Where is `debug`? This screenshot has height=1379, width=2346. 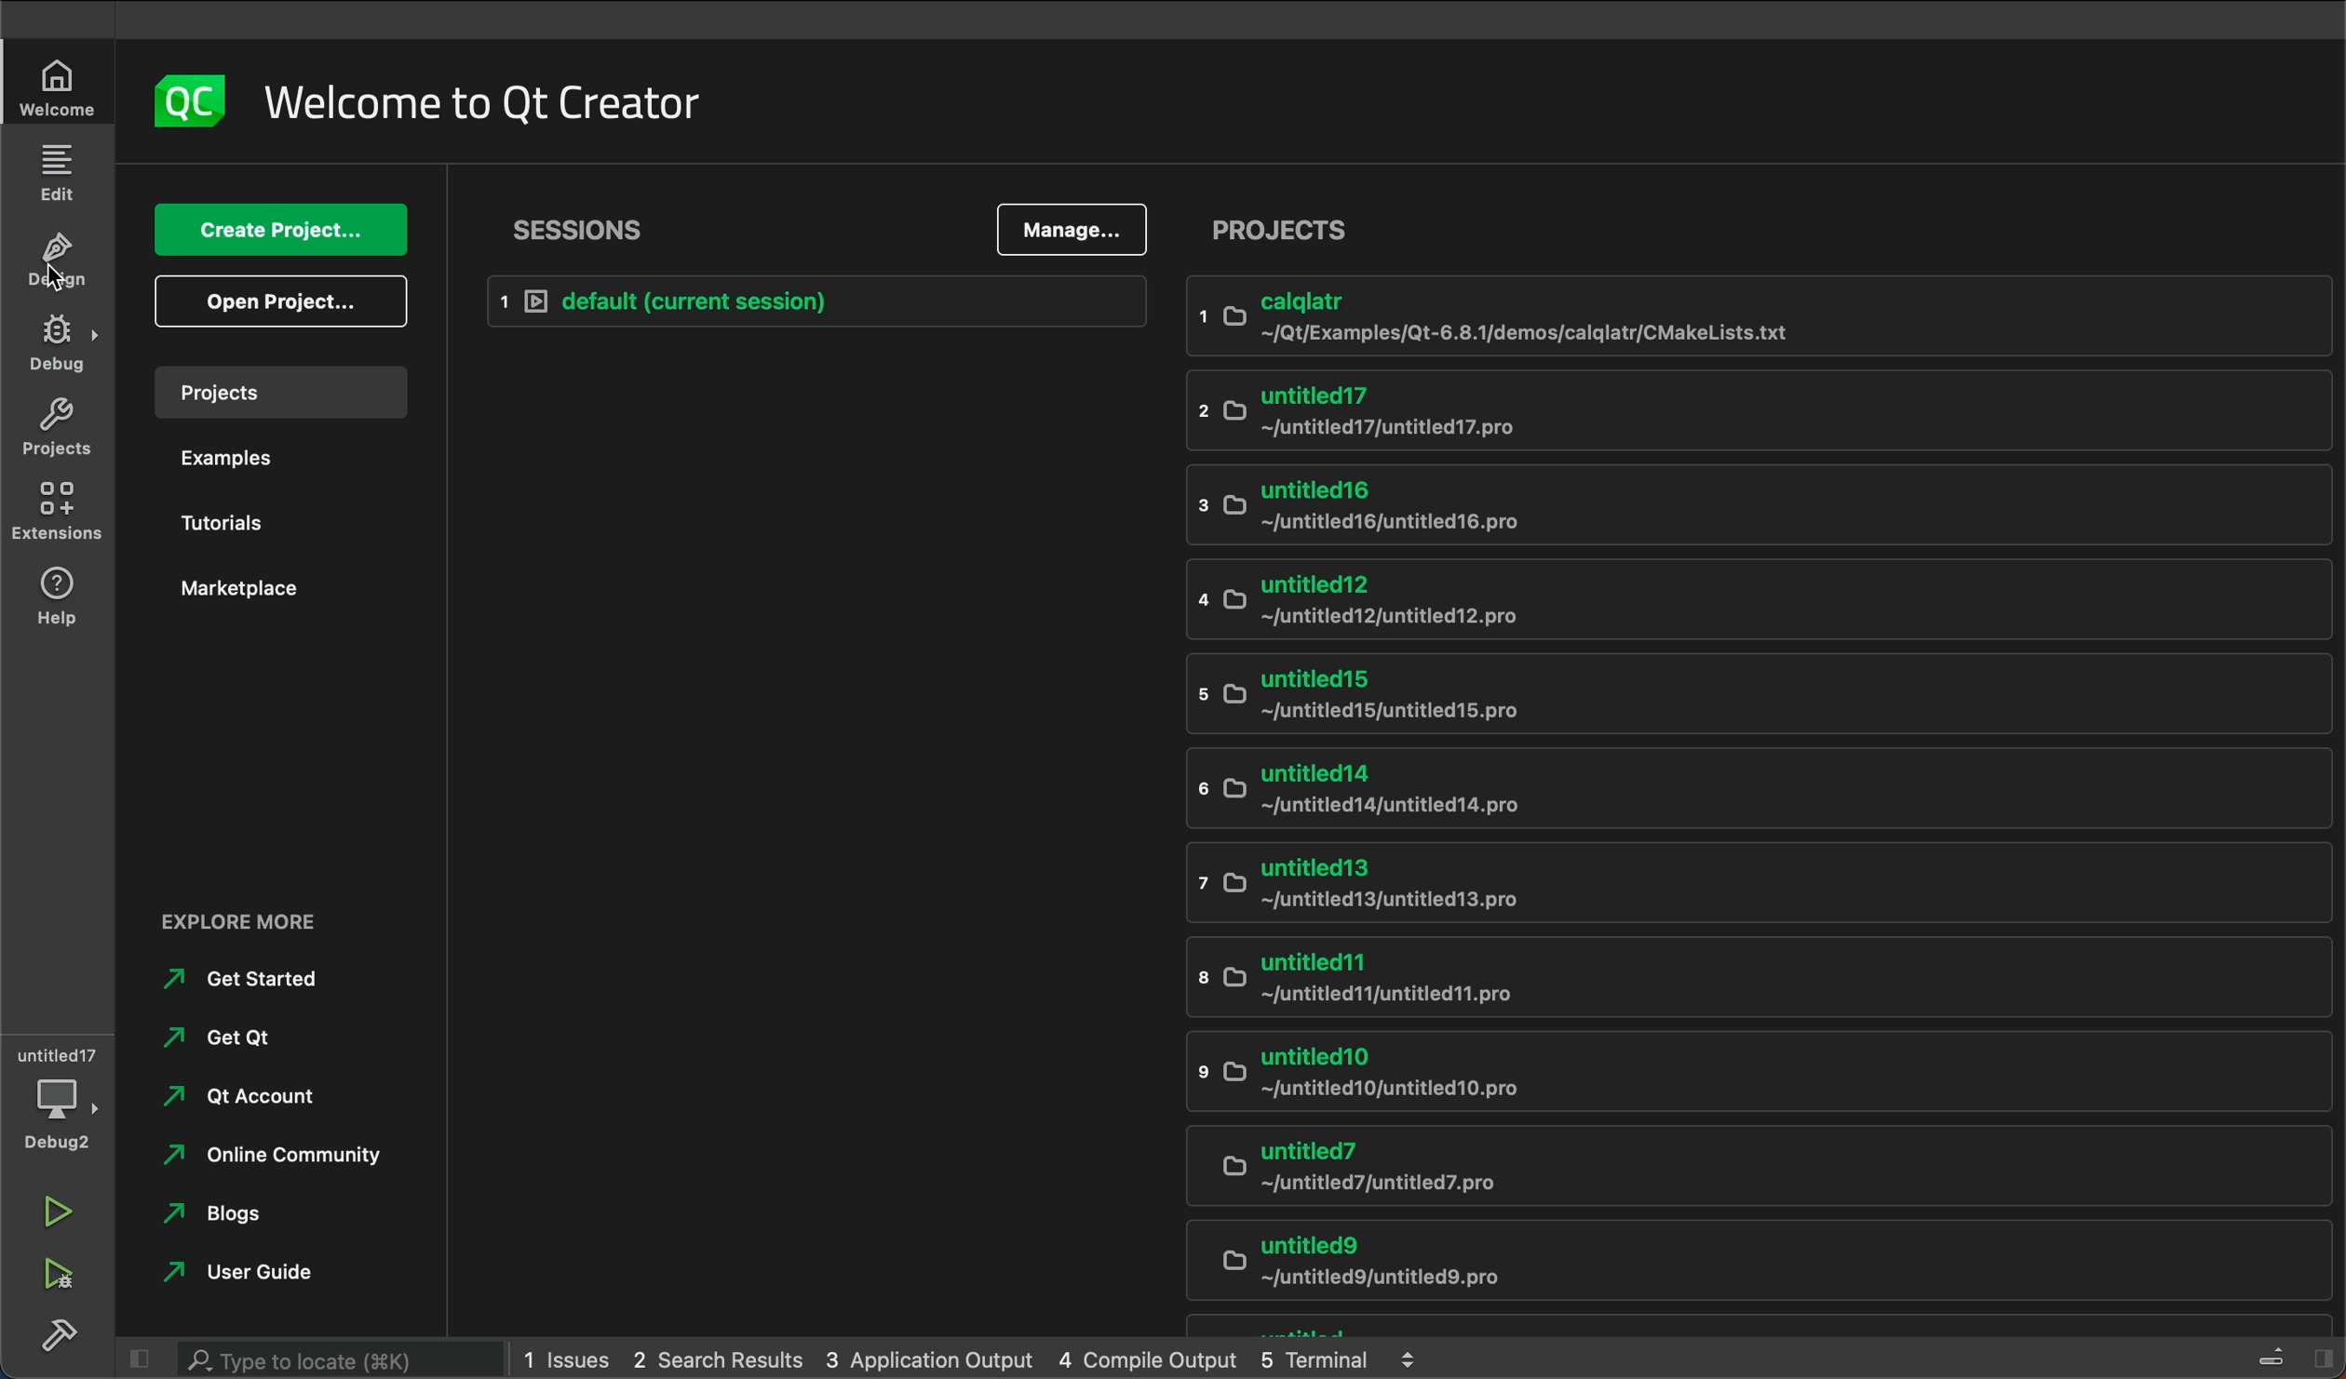 debug is located at coordinates (63, 349).